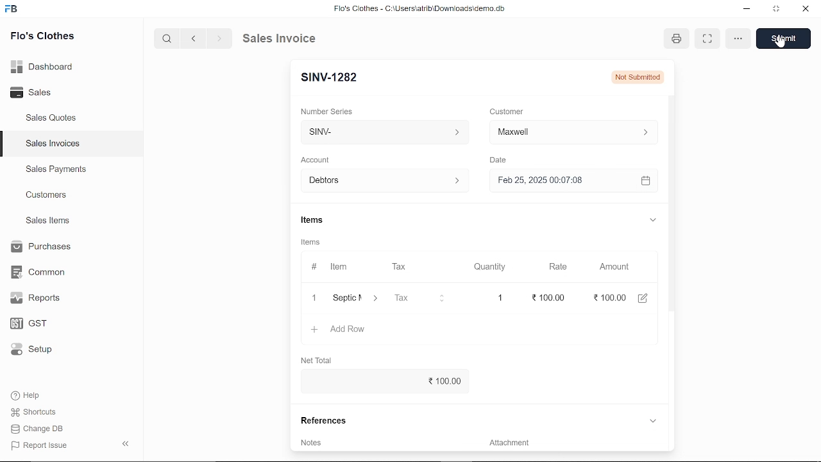 The height and width of the screenshot is (462, 821). What do you see at coordinates (400, 268) in the screenshot?
I see `Tax` at bounding box center [400, 268].